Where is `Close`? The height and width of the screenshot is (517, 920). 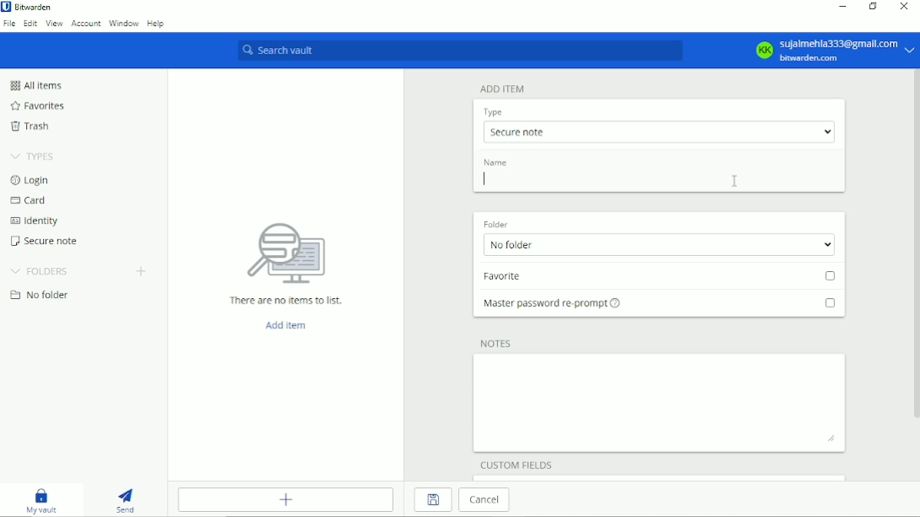 Close is located at coordinates (905, 6).